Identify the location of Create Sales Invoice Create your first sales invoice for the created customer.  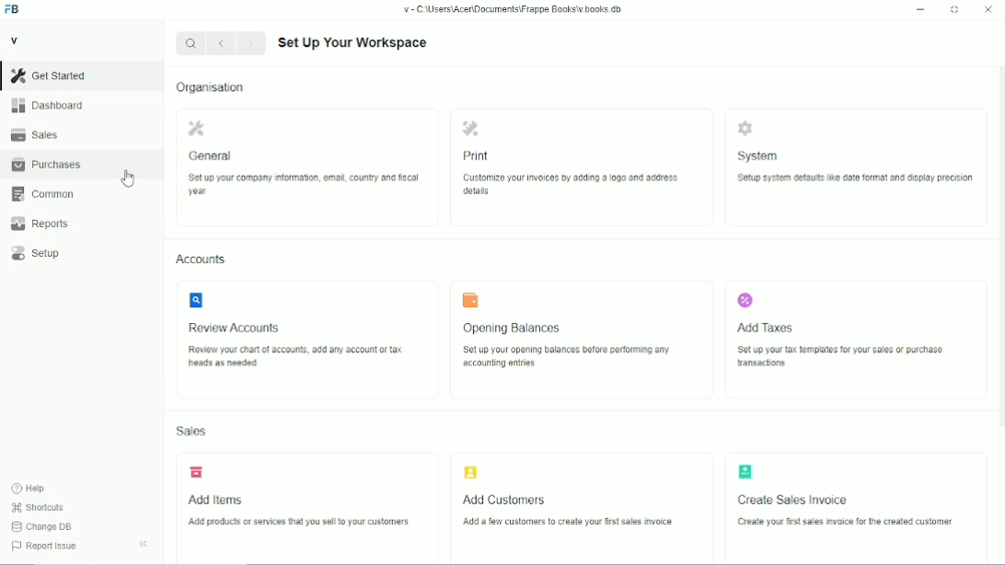
(856, 508).